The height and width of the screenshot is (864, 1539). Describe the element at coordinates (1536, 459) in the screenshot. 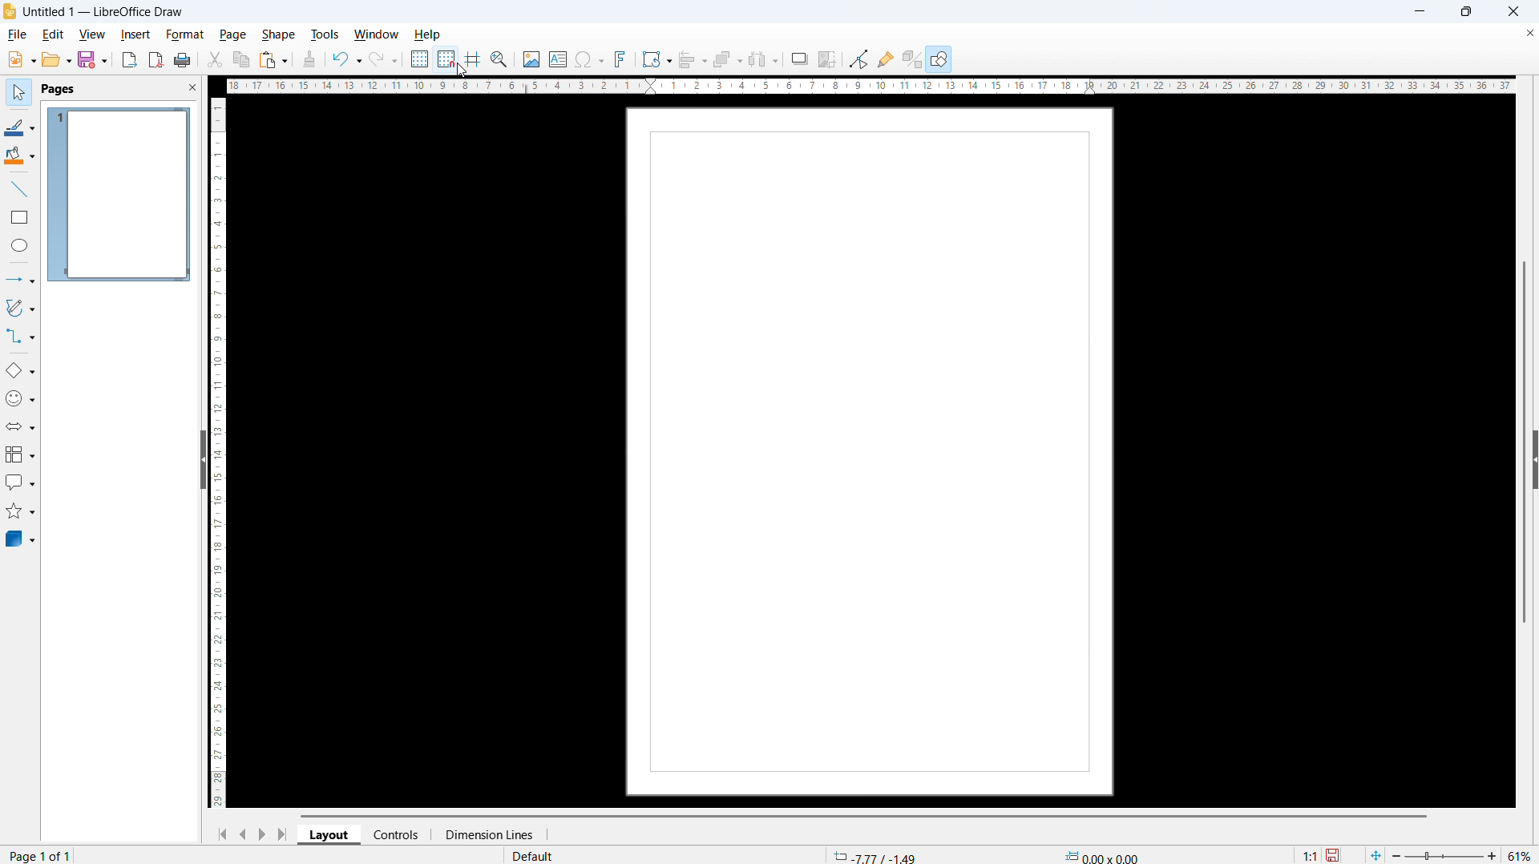

I see `Expand pane` at that location.